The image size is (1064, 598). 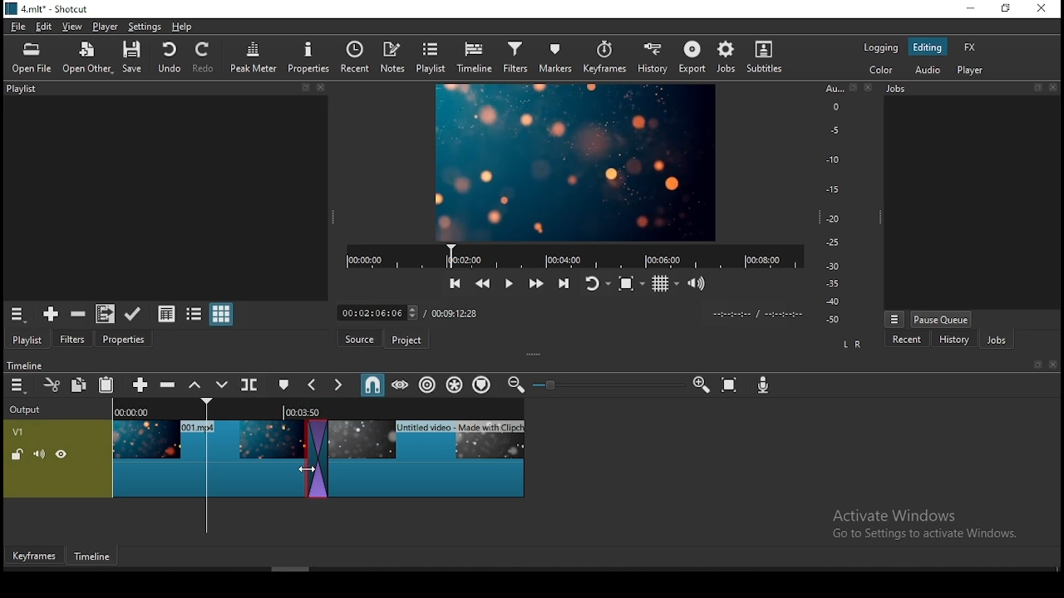 What do you see at coordinates (837, 202) in the screenshot?
I see `scale` at bounding box center [837, 202].